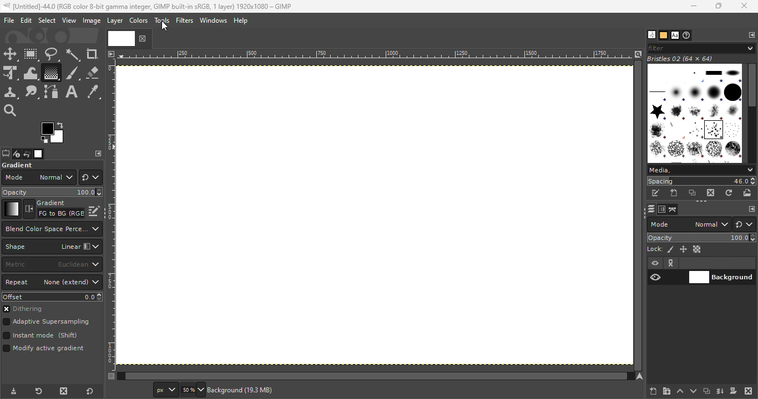  What do you see at coordinates (683, 249) in the screenshot?
I see `Lock position and size` at bounding box center [683, 249].